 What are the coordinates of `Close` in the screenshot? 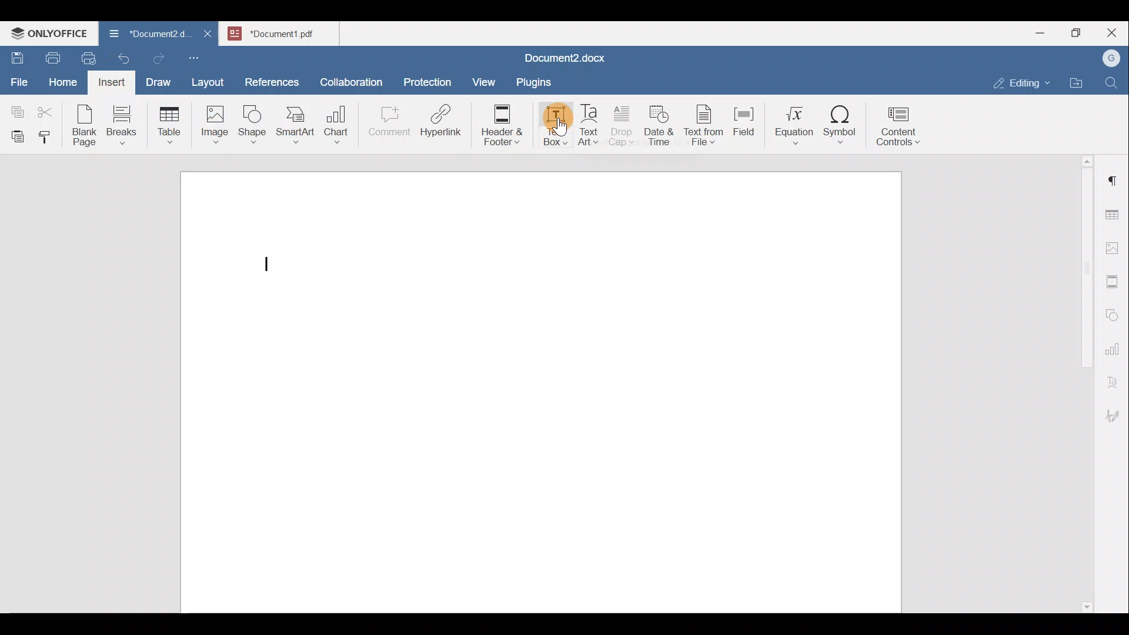 It's located at (1114, 34).